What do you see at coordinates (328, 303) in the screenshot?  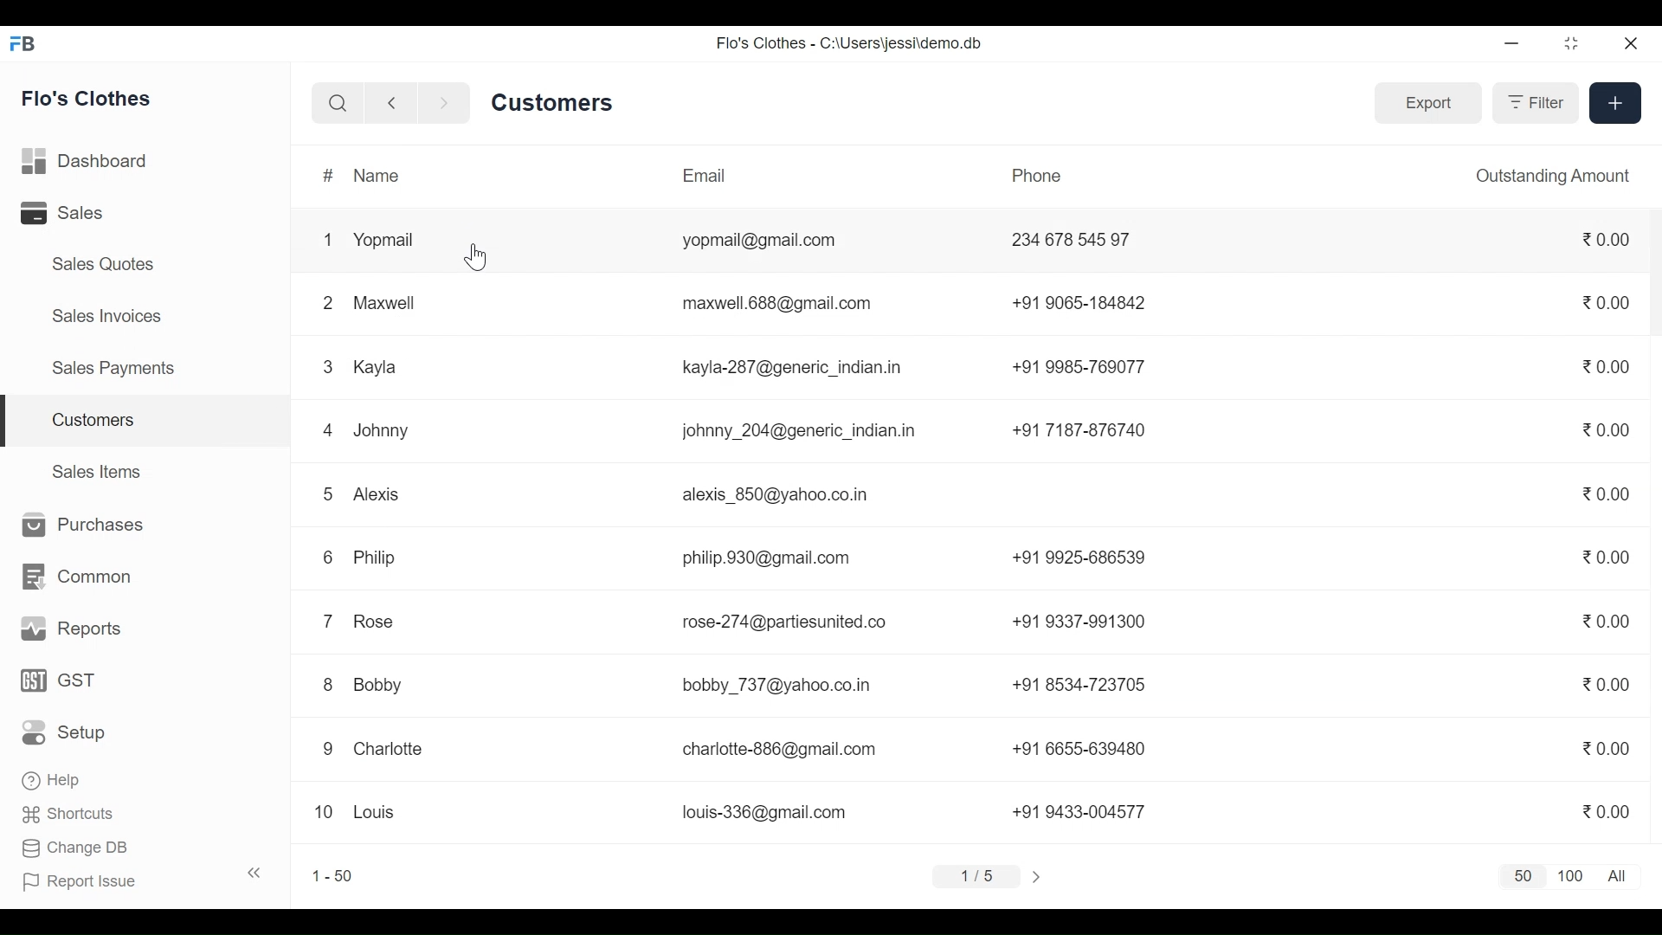 I see `2` at bounding box center [328, 303].